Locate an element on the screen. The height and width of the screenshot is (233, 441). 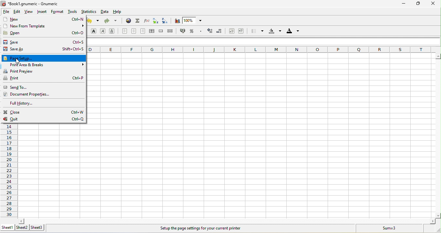
document properties is located at coordinates (39, 95).